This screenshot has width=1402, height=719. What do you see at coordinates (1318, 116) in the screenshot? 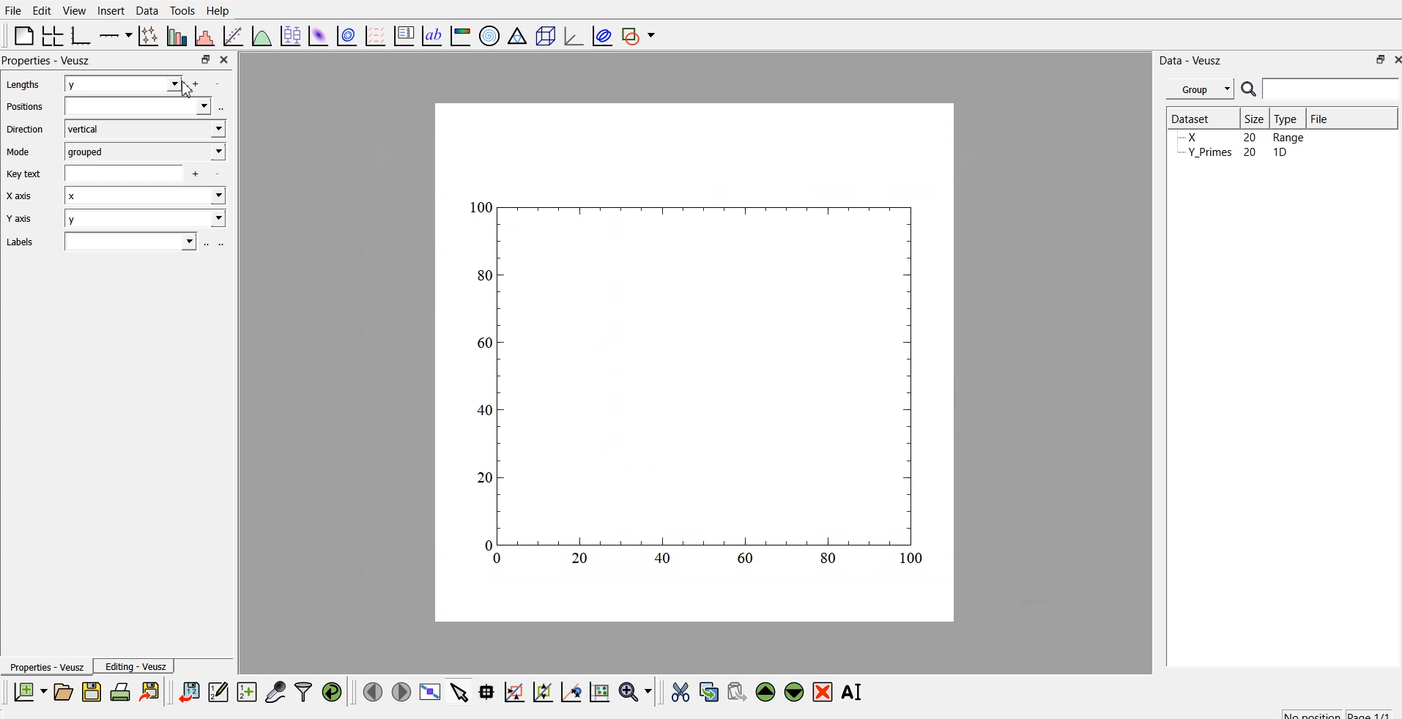
I see `File` at bounding box center [1318, 116].